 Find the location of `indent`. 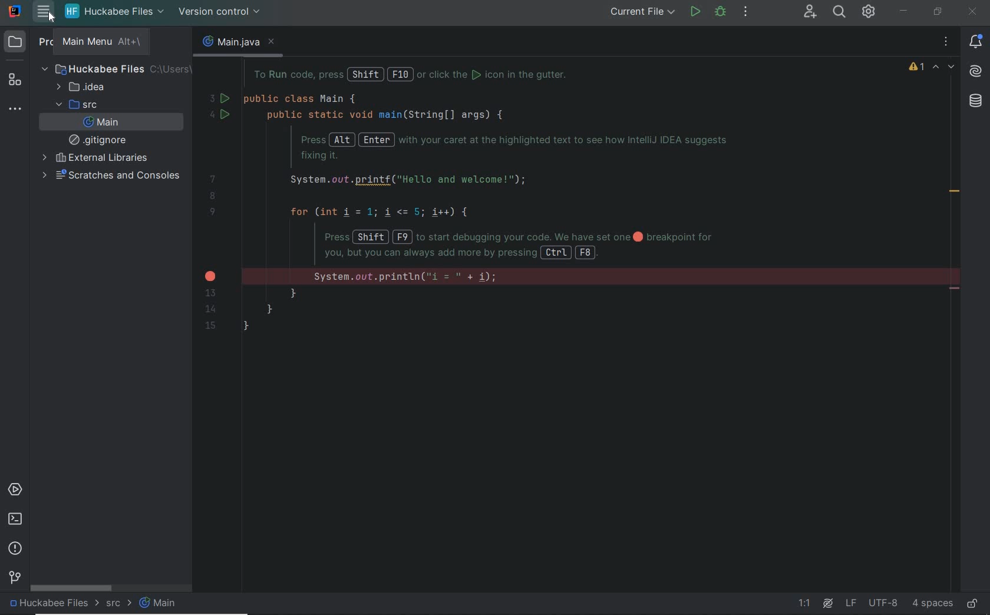

indent is located at coordinates (931, 603).